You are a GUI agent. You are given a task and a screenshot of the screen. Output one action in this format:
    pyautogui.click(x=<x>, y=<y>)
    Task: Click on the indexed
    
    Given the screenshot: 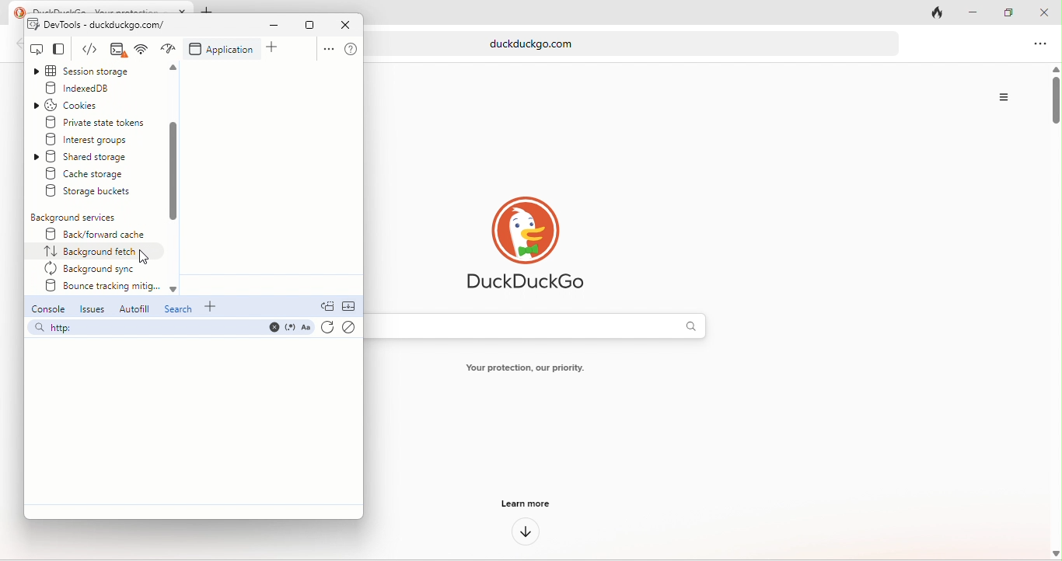 What is the action you would take?
    pyautogui.click(x=95, y=89)
    